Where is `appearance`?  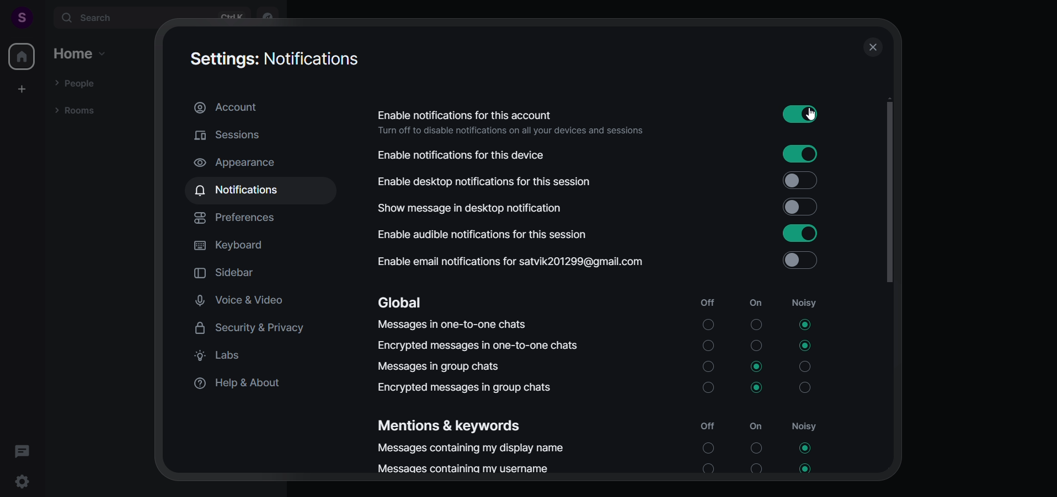
appearance is located at coordinates (249, 161).